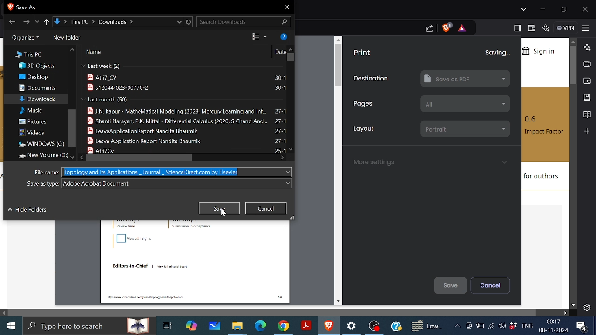 This screenshot has height=335, width=596. What do you see at coordinates (447, 28) in the screenshot?
I see `Brave shield` at bounding box center [447, 28].